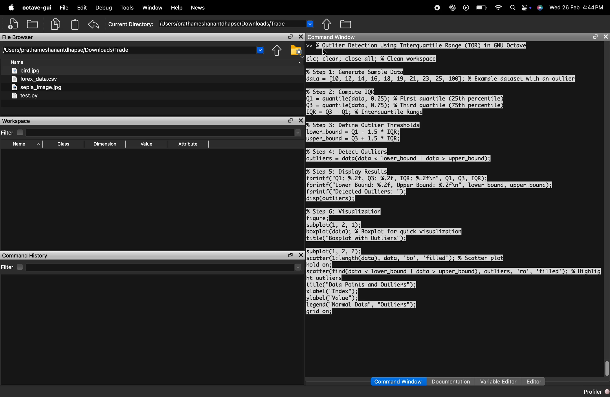  I want to click on close, so click(301, 121).